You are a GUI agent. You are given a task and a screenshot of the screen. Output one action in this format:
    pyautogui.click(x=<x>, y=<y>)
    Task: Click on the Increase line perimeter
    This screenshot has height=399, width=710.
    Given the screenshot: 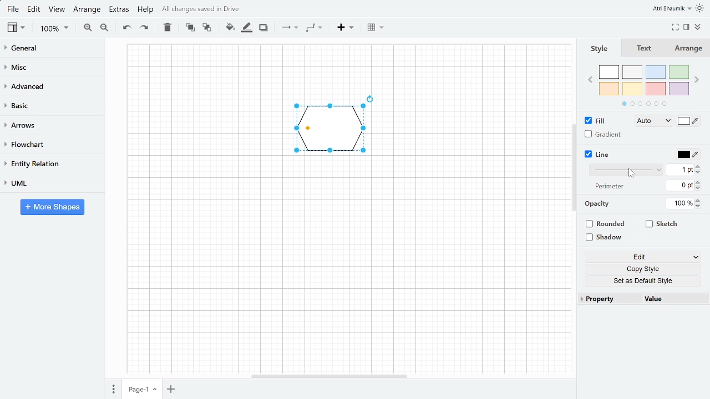 What is the action you would take?
    pyautogui.click(x=698, y=182)
    